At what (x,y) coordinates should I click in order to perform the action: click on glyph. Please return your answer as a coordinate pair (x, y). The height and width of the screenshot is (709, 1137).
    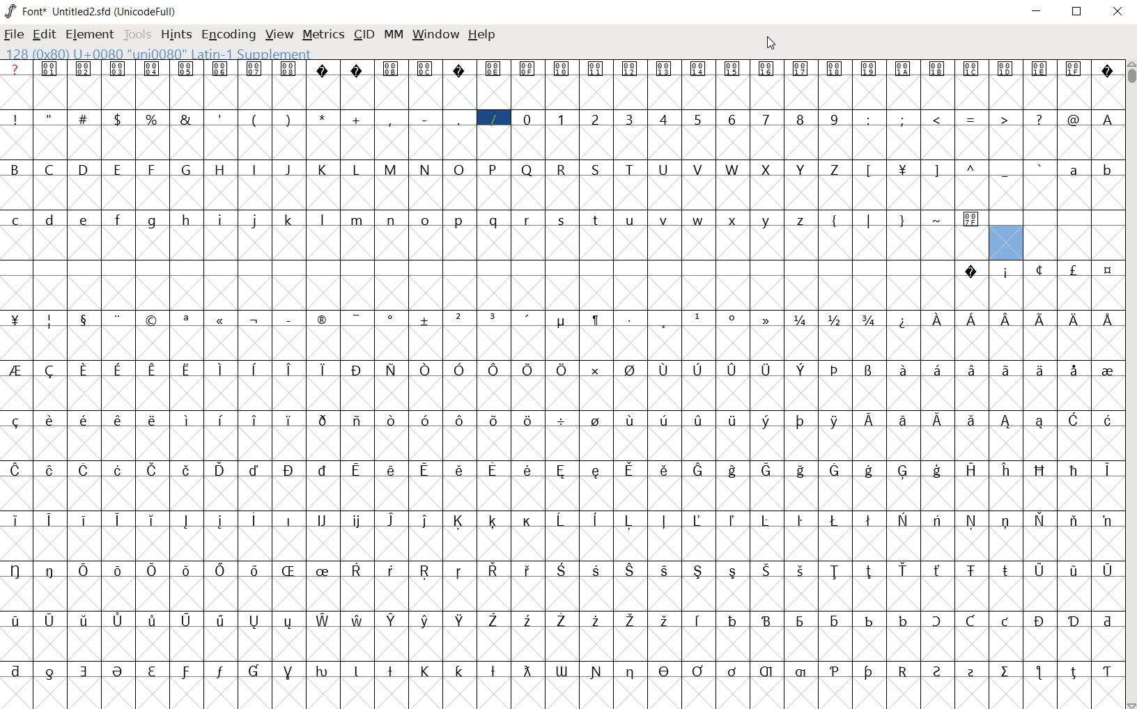
    Looking at the image, I should click on (594, 520).